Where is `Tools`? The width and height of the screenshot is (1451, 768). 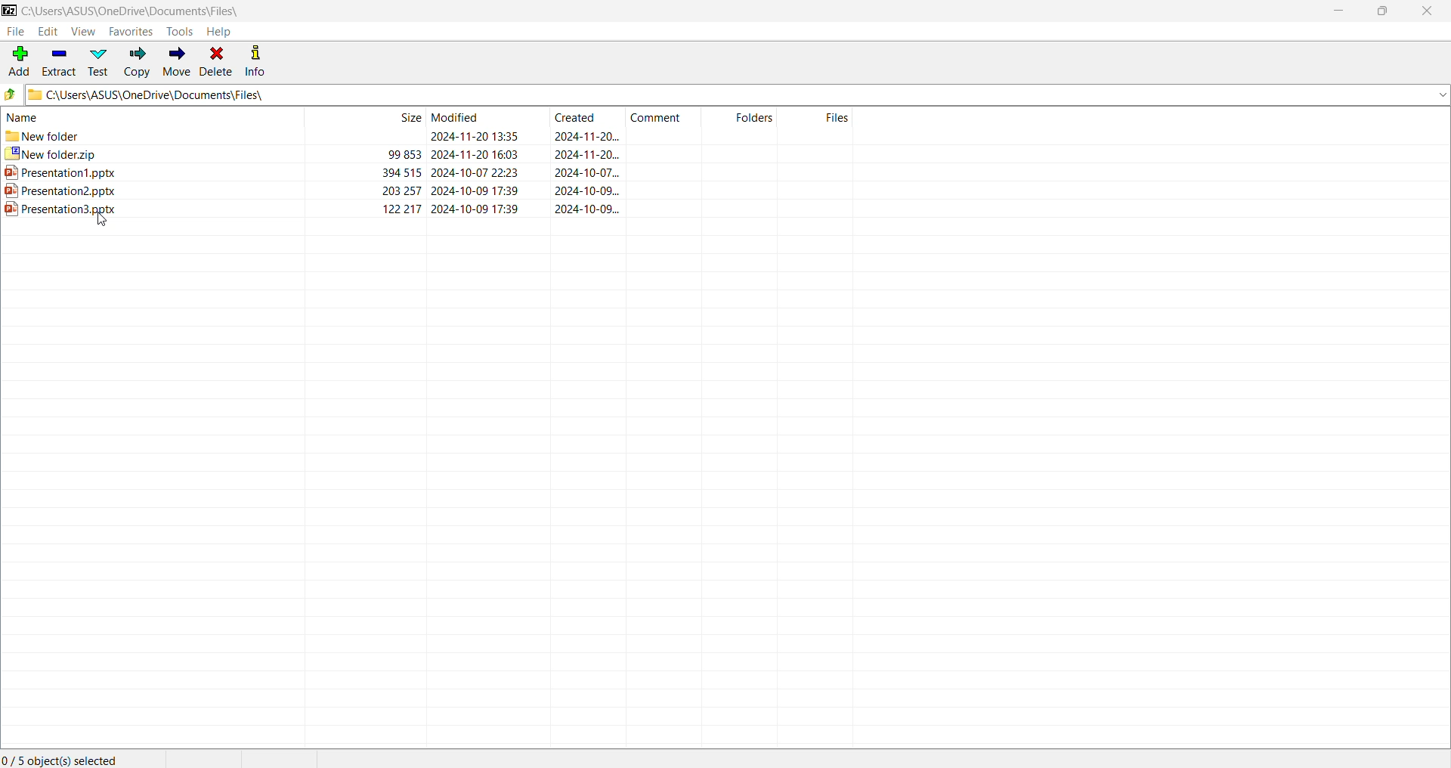
Tools is located at coordinates (179, 31).